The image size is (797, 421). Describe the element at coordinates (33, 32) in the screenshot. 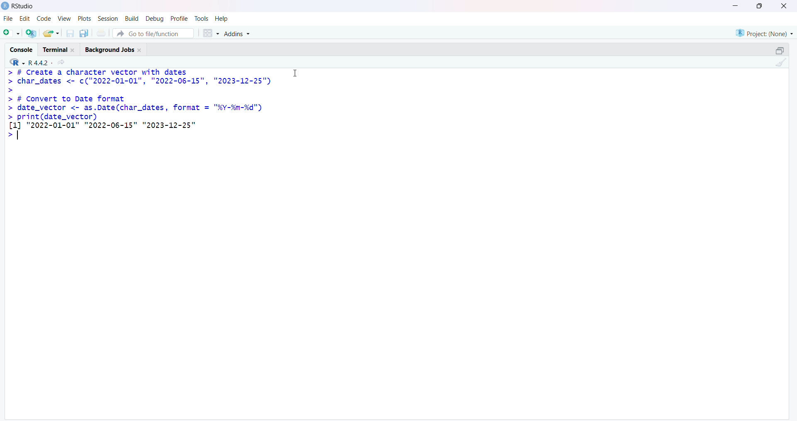

I see `Create a project` at that location.